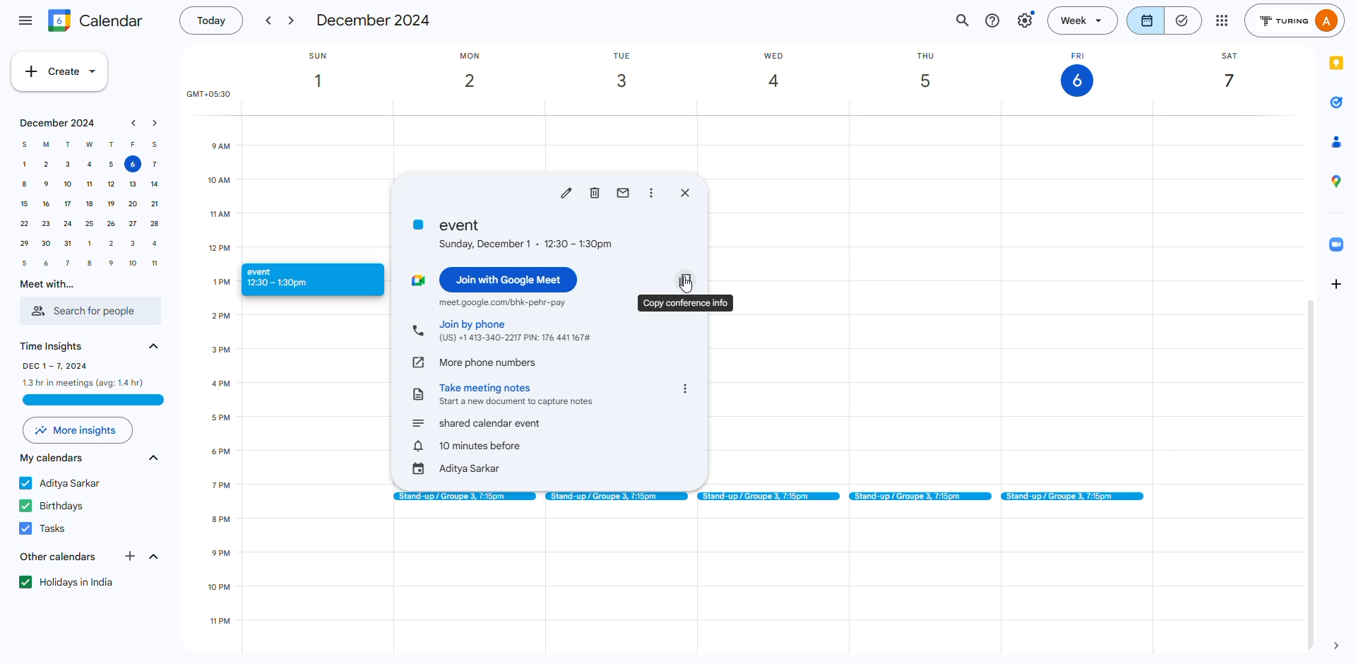  I want to click on link, so click(419, 361).